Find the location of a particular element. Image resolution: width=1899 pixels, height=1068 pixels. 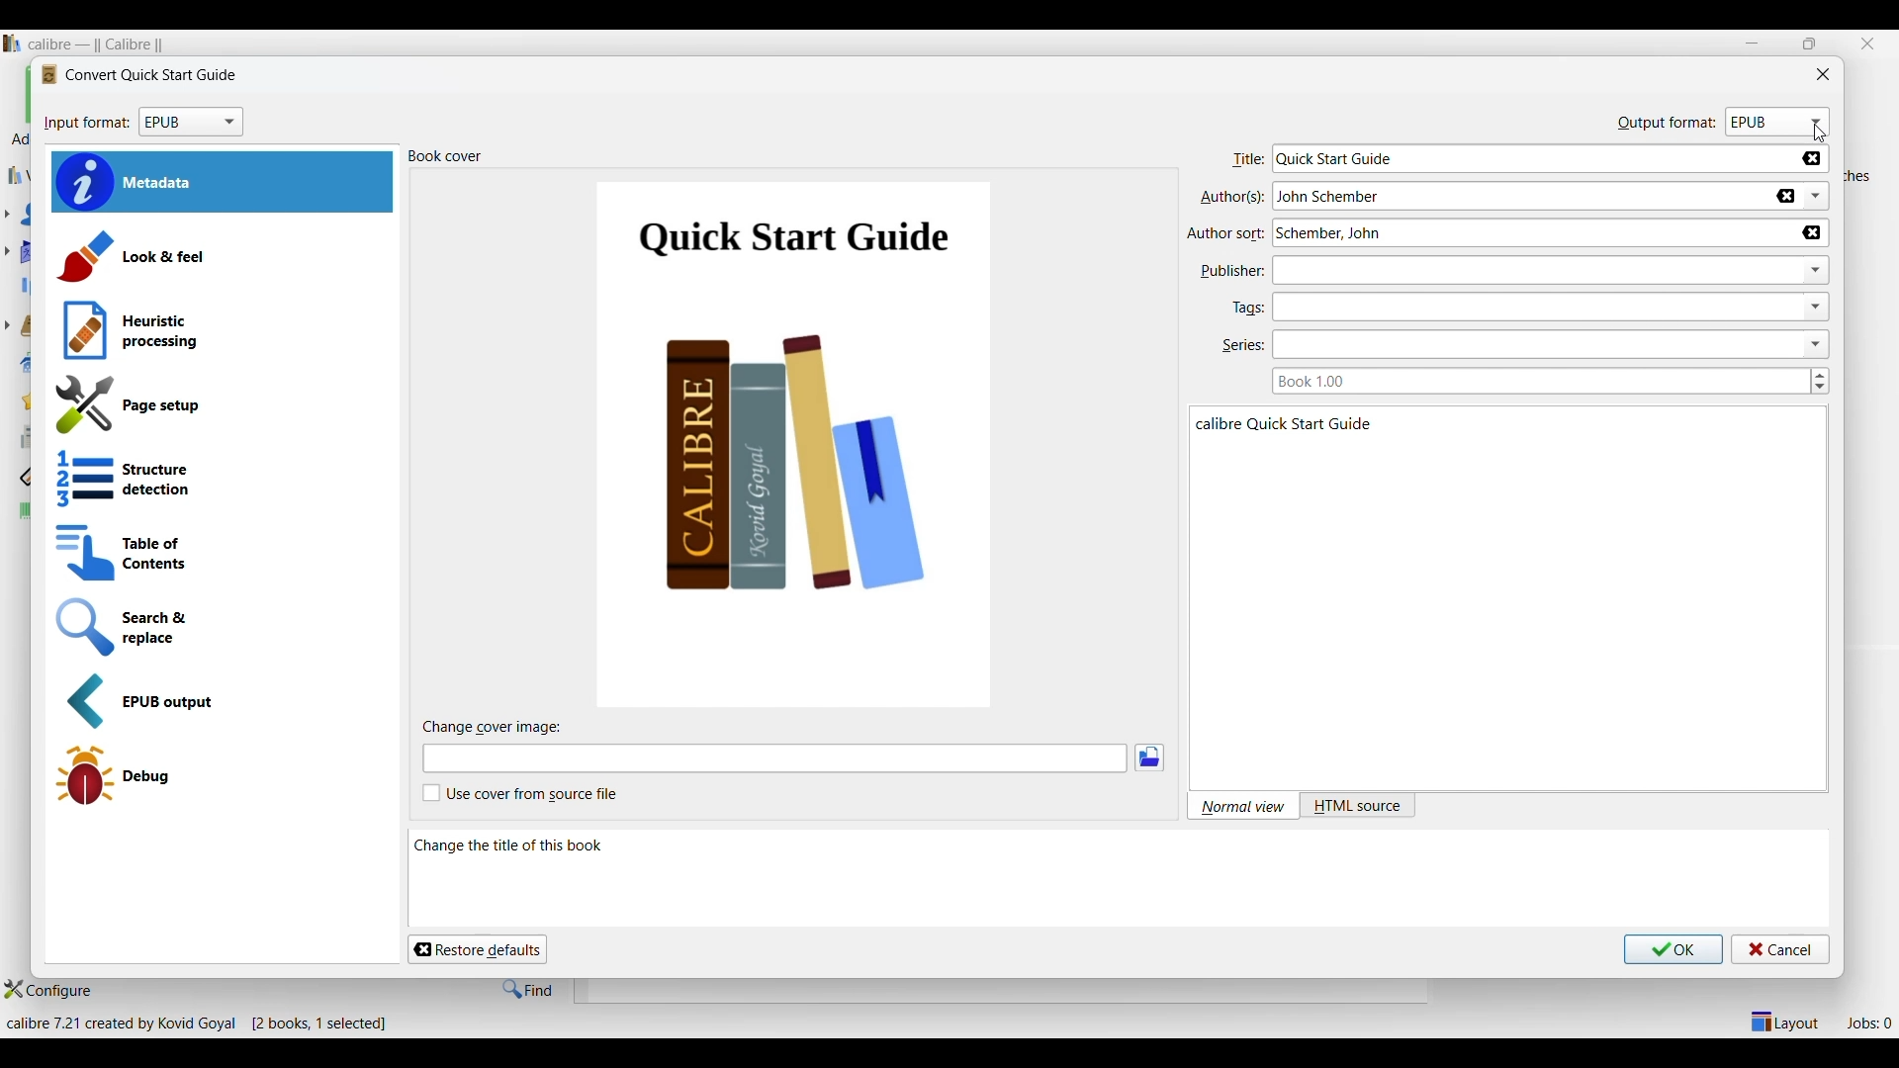

HTML source is located at coordinates (1357, 806).